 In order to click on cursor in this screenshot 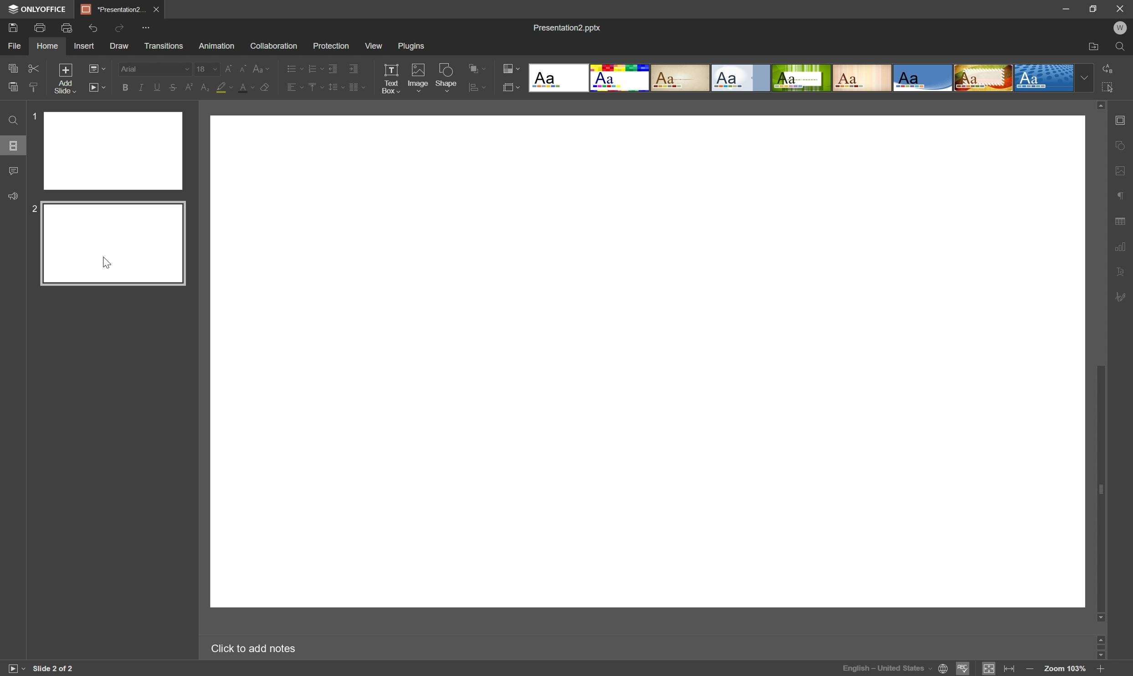, I will do `click(108, 262)`.